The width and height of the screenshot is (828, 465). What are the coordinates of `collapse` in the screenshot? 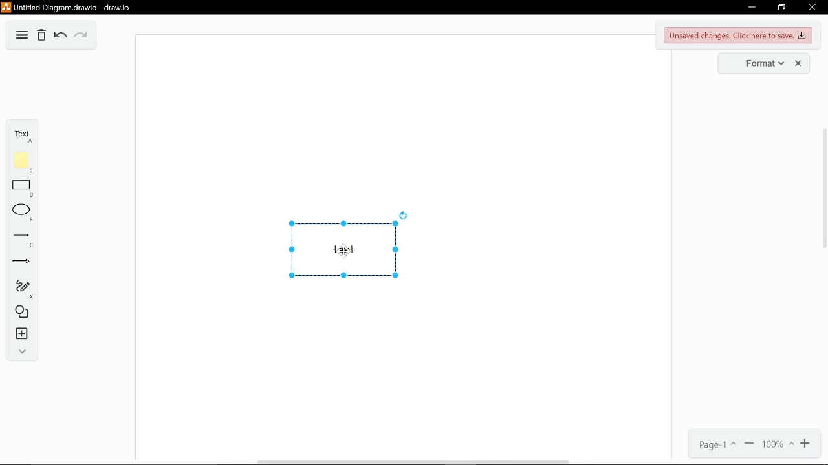 It's located at (19, 352).